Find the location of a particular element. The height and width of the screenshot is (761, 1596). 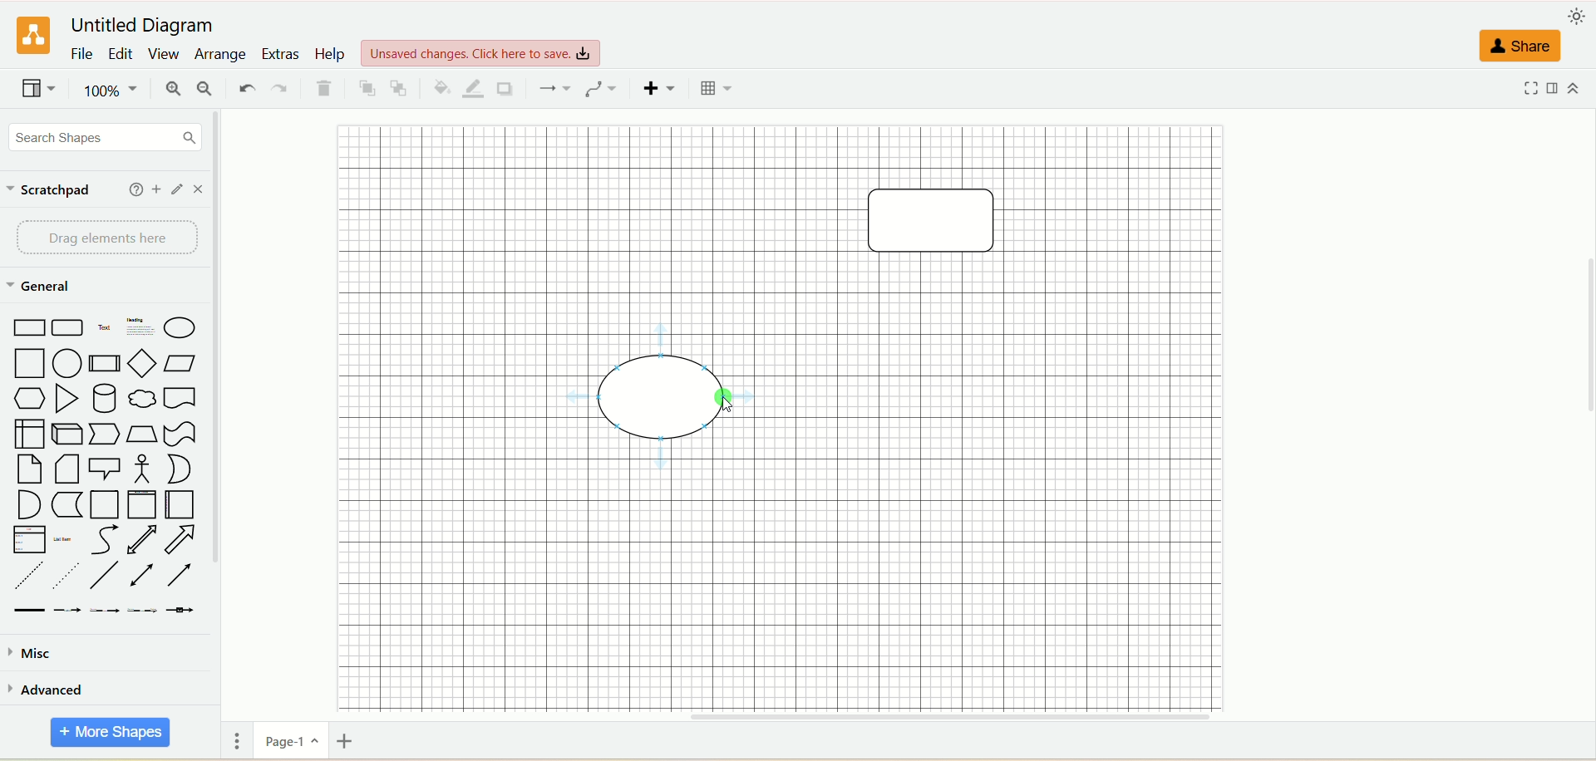

shape is located at coordinates (938, 223).